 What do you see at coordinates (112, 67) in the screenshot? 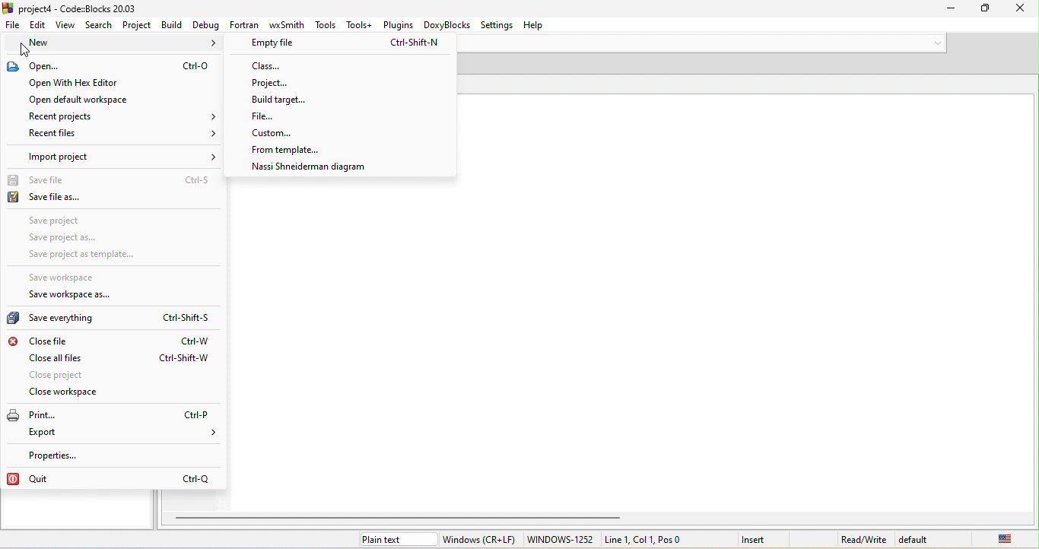
I see `open` at bounding box center [112, 67].